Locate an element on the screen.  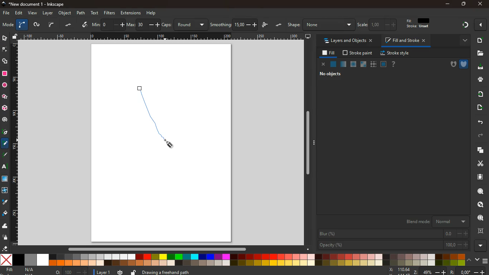
close is located at coordinates (480, 4).